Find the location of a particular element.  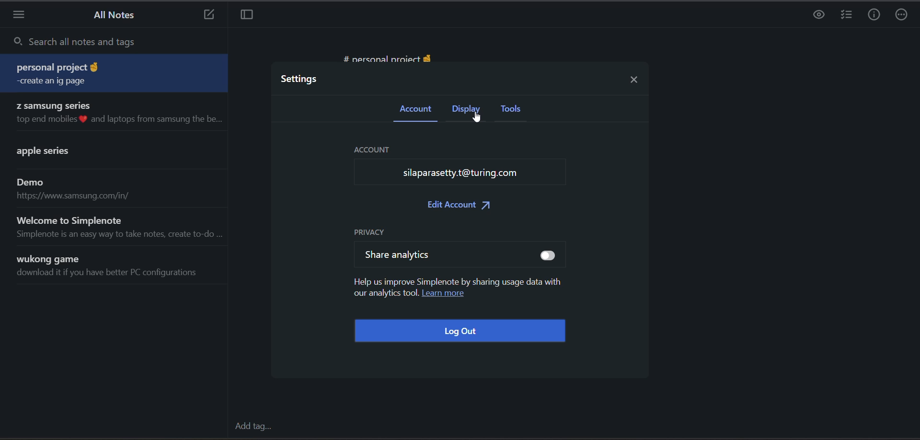

note title and preview is located at coordinates (109, 267).